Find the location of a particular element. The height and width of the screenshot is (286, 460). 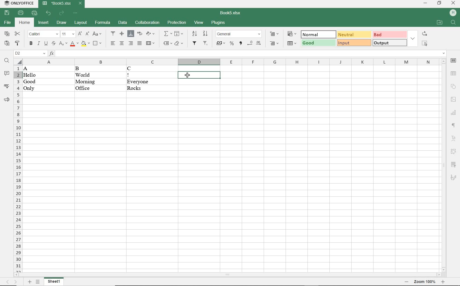

CUT is located at coordinates (18, 34).